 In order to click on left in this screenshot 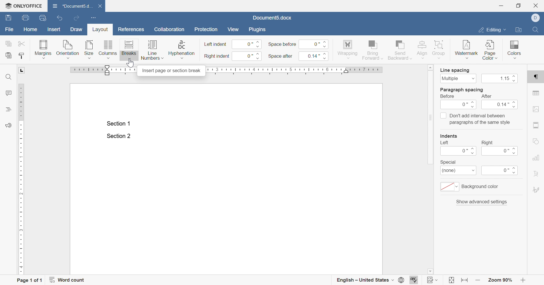, I will do `click(445, 143)`.